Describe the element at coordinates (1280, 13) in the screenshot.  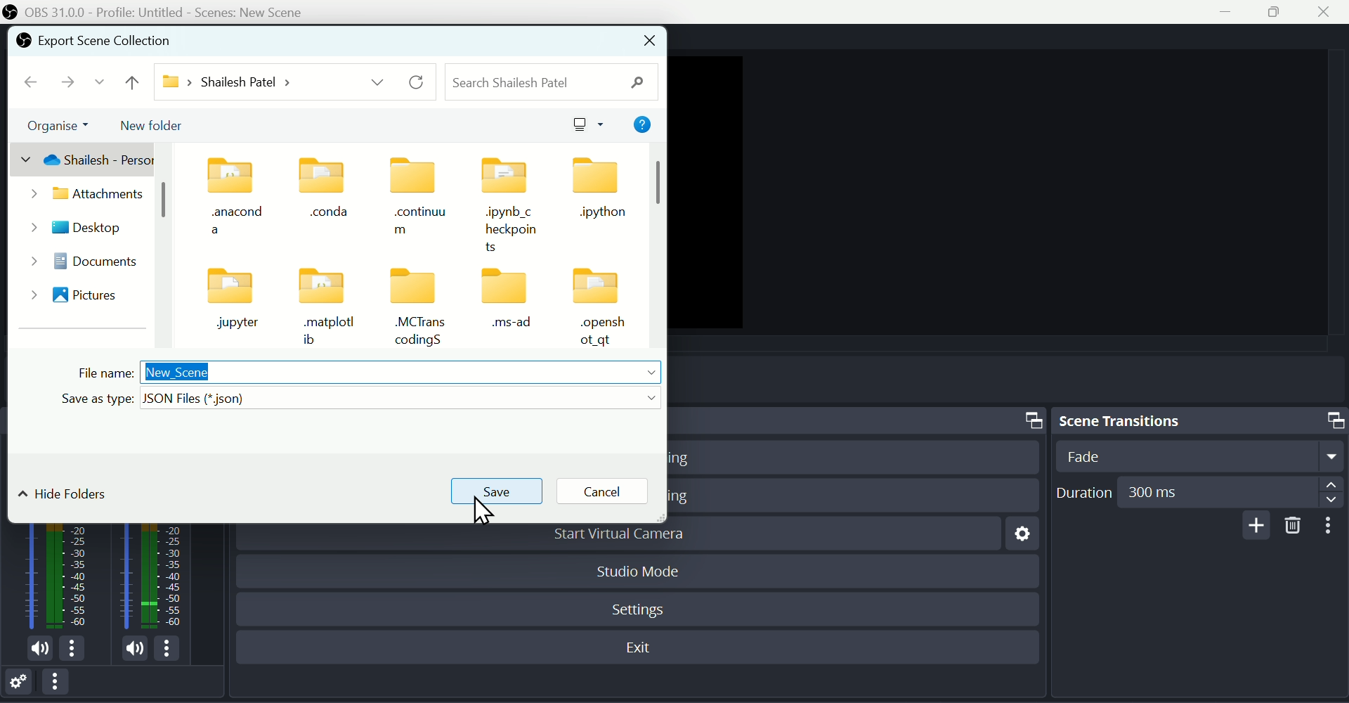
I see `maximise` at that location.